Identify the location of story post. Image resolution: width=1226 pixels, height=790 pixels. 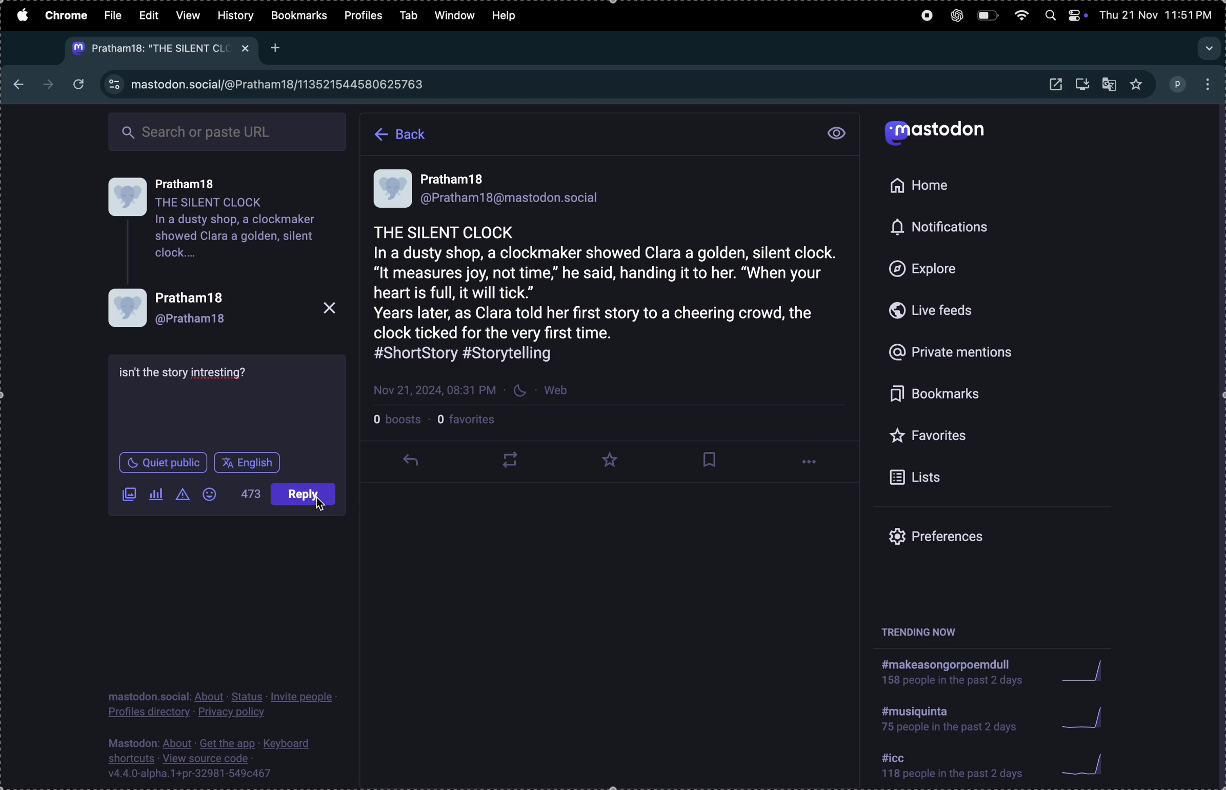
(611, 282).